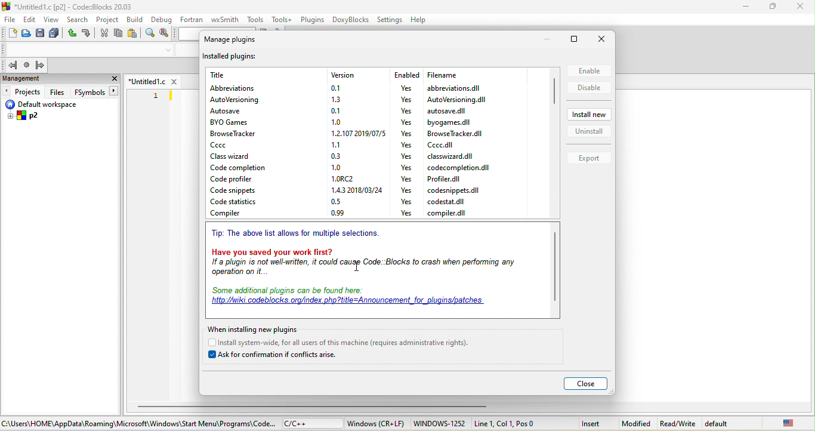 This screenshot has width=815, height=431. What do you see at coordinates (230, 58) in the screenshot?
I see `installed plugins` at bounding box center [230, 58].